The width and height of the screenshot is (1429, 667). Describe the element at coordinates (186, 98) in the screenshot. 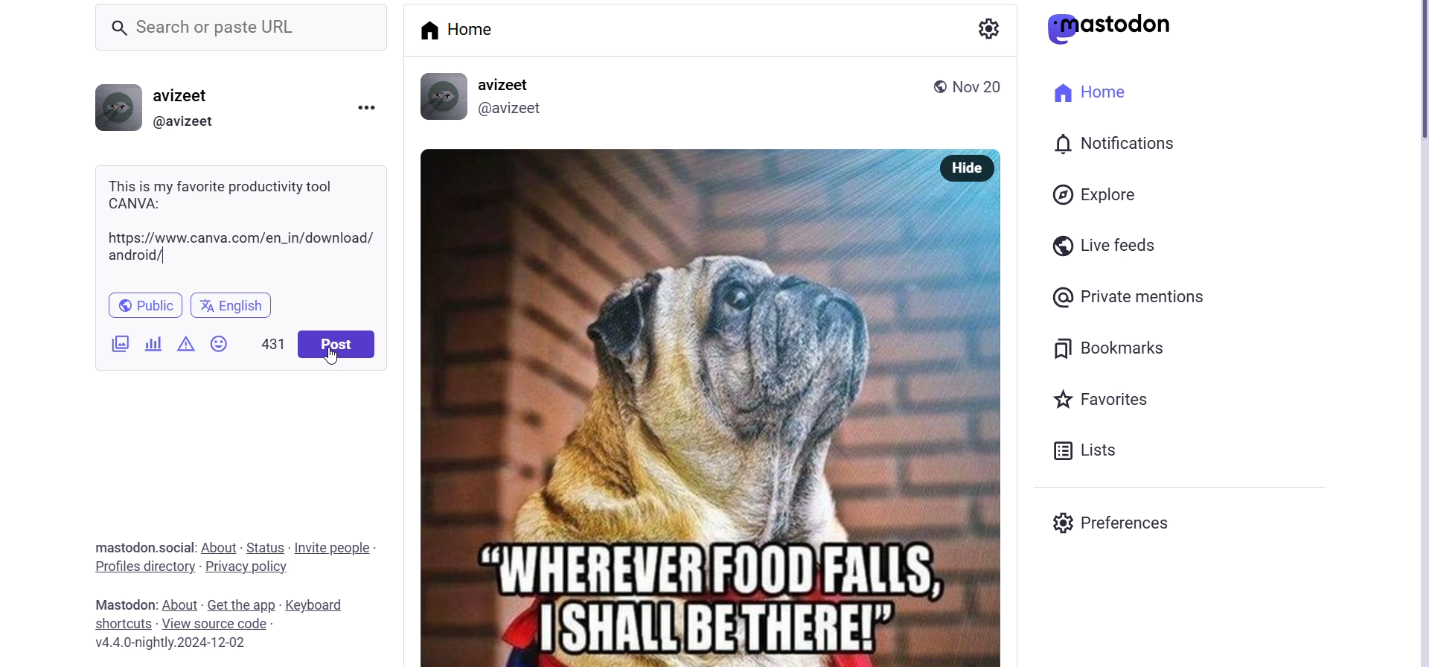

I see `avizeet` at that location.